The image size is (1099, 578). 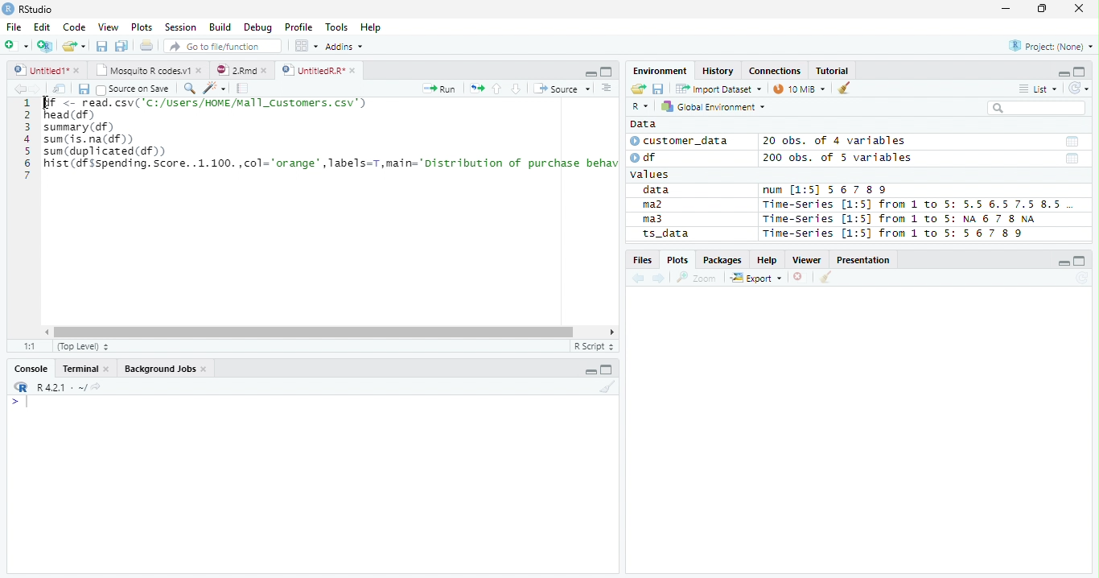 What do you see at coordinates (332, 142) in the screenshot?
I see `ie. <~ FEAR. CSVL 'CL/ USEFI / NINE /aT LENT InerS. Cov)

ead (df)

summary (df)

sun (is. na(df))

sum(duplicated(df))

hist (df Sspending. Score. .1.100. ,col="orange" , Tabels=T,main="Distribution of purchase behav
|` at bounding box center [332, 142].